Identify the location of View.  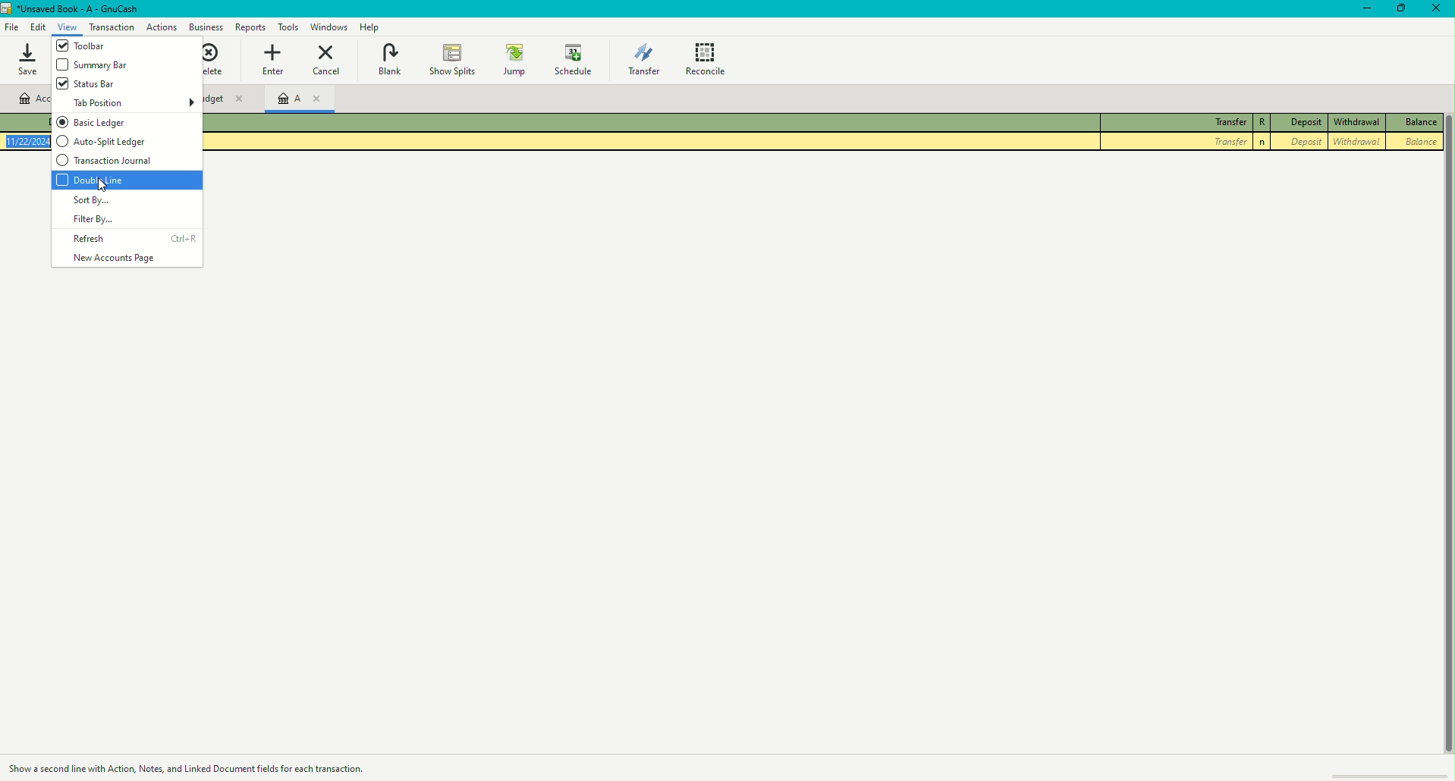
(69, 28).